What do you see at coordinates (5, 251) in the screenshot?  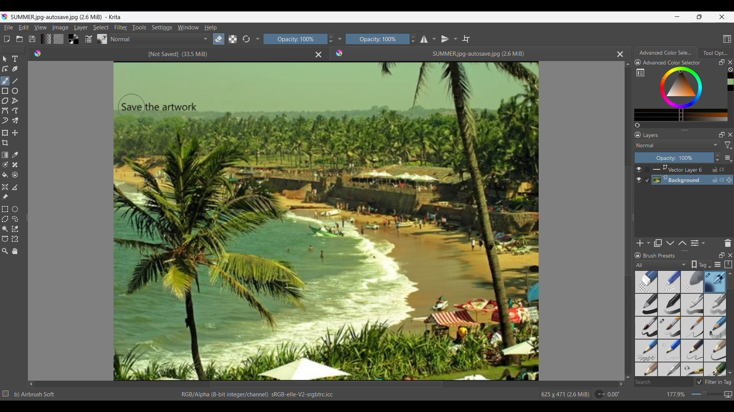 I see `Zoom tool` at bounding box center [5, 251].